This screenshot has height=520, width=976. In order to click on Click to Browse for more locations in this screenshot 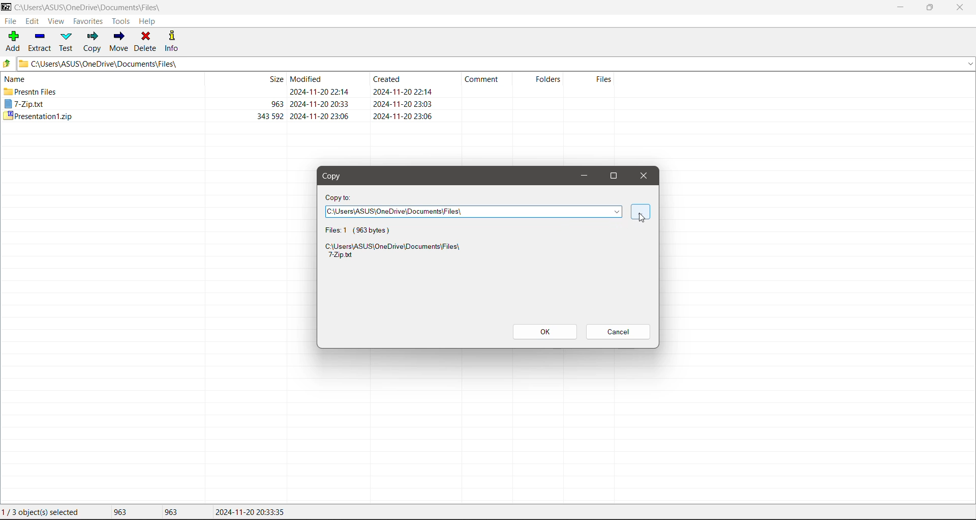, I will do `click(640, 213)`.